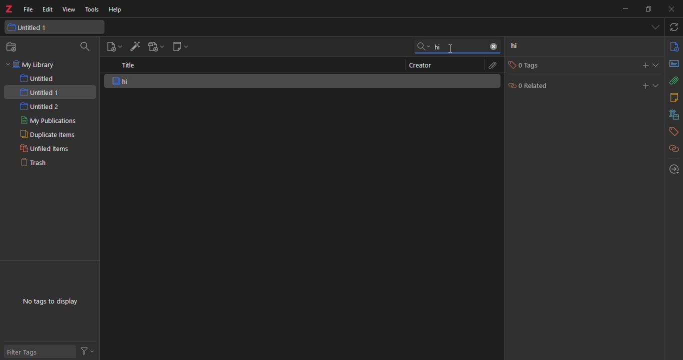  Describe the element at coordinates (674, 63) in the screenshot. I see `abstract` at that location.